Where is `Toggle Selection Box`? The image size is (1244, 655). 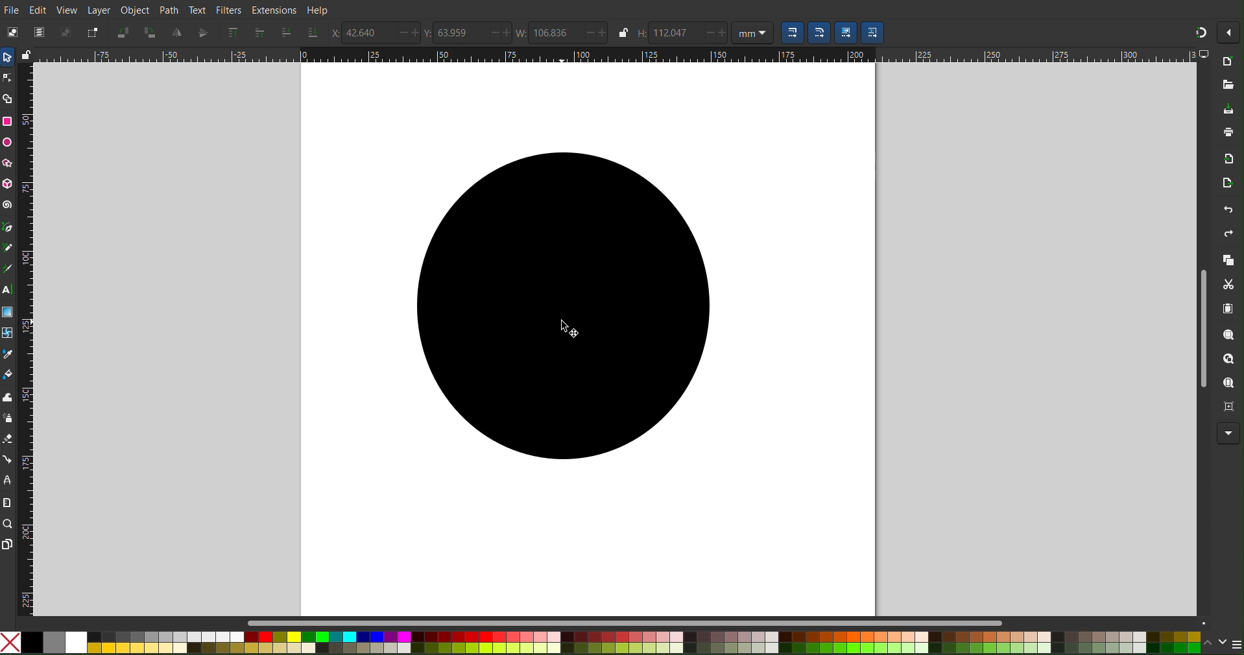 Toggle Selection Box is located at coordinates (93, 31).